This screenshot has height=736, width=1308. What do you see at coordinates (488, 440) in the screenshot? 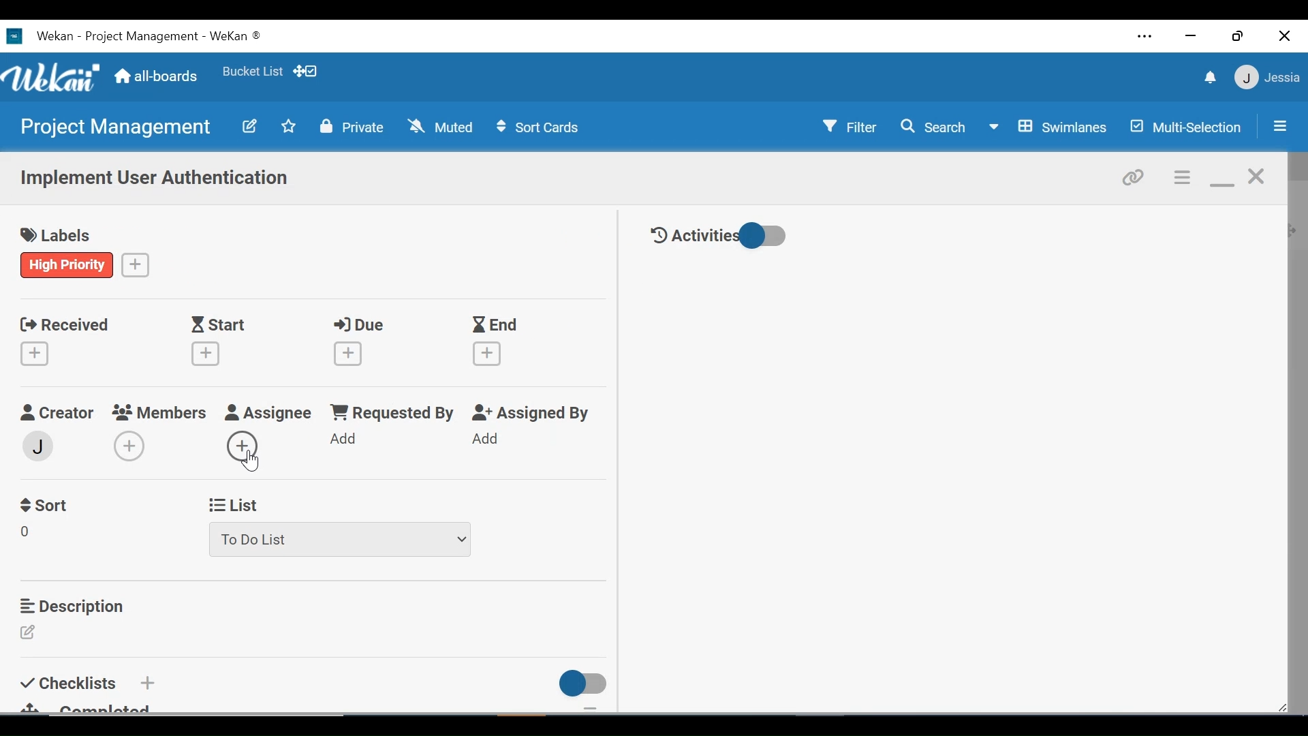
I see `Add` at bounding box center [488, 440].